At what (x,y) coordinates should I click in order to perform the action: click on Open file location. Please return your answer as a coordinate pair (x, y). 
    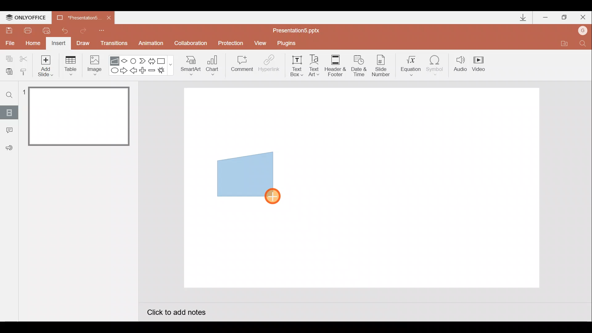
    Looking at the image, I should click on (564, 44).